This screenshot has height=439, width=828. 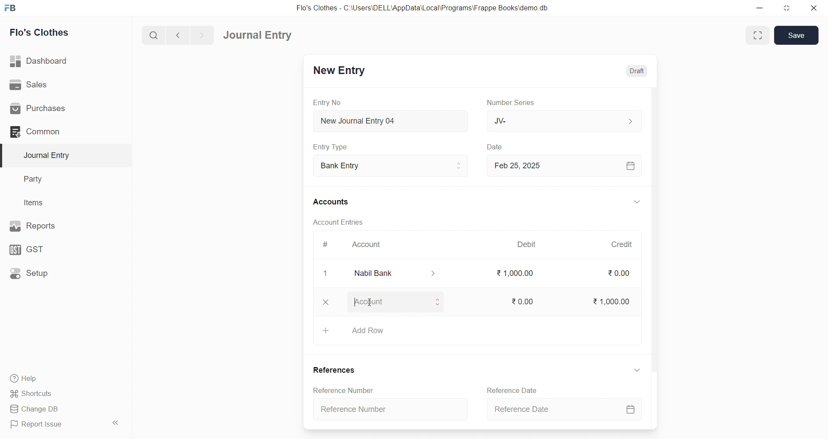 What do you see at coordinates (618, 275) in the screenshot?
I see `₹ 0.00` at bounding box center [618, 275].